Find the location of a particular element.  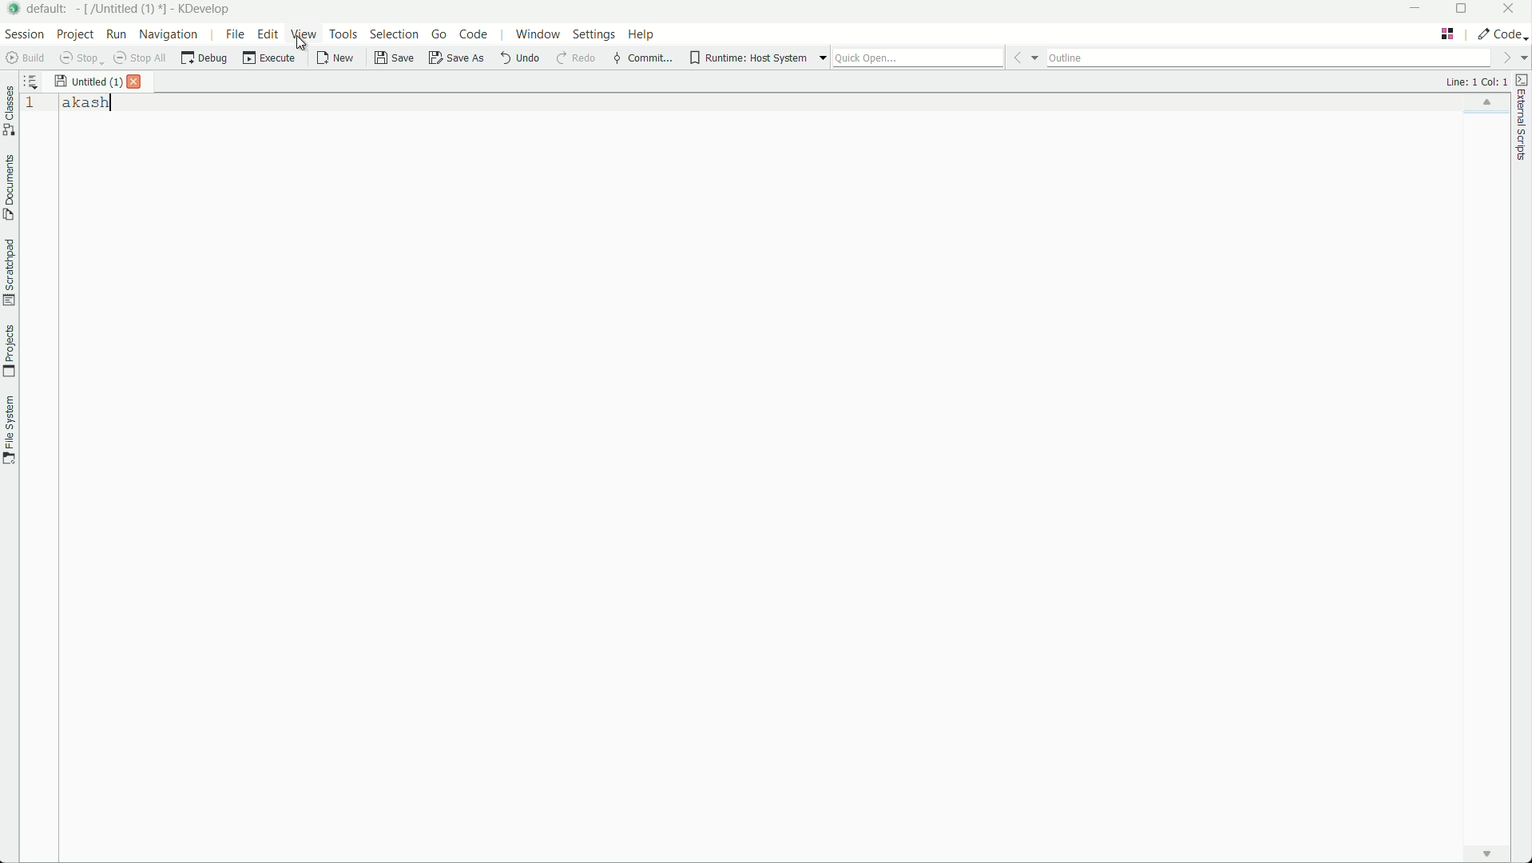

scratchpad is located at coordinates (10, 271).